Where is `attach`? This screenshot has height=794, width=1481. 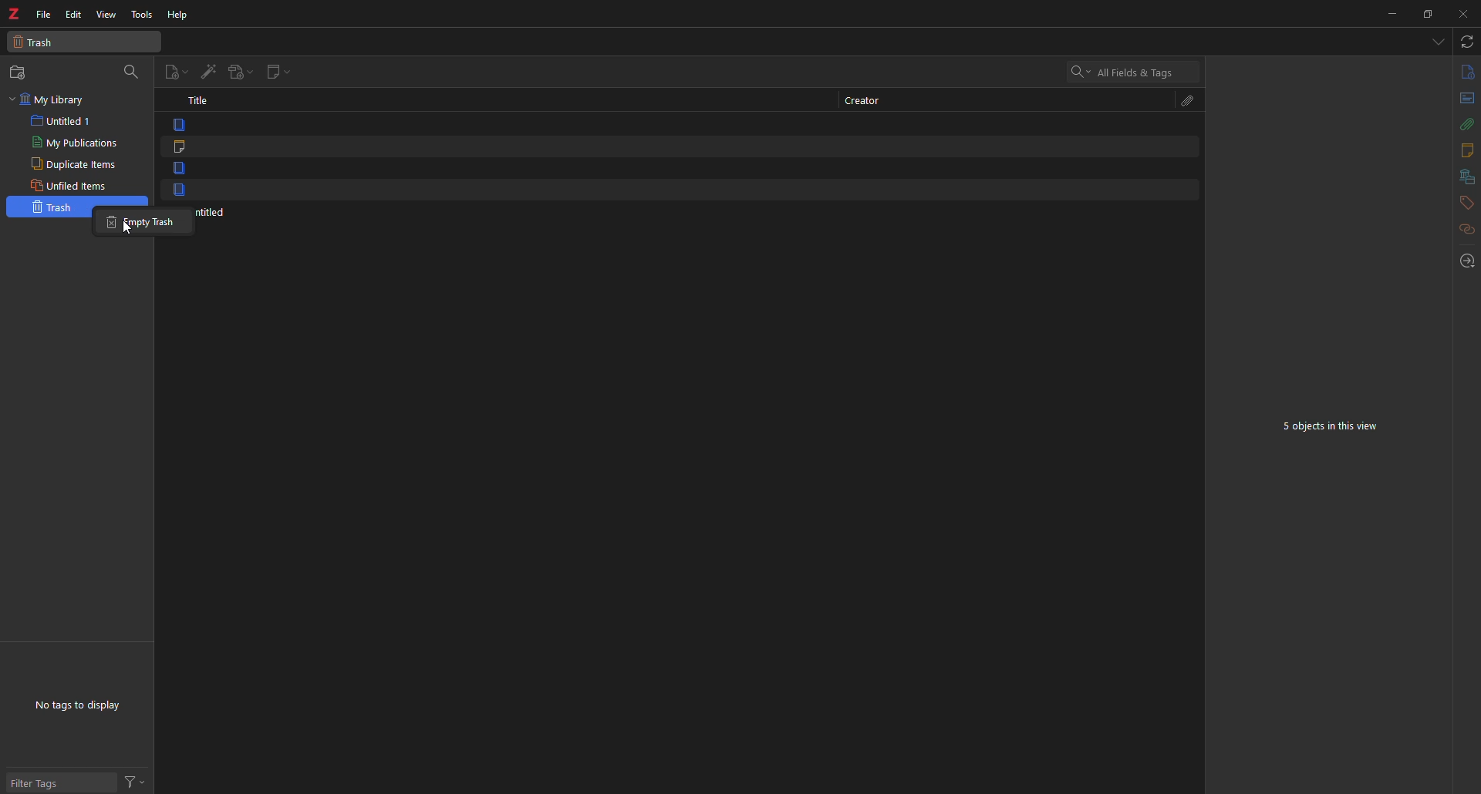
attach is located at coordinates (1469, 124).